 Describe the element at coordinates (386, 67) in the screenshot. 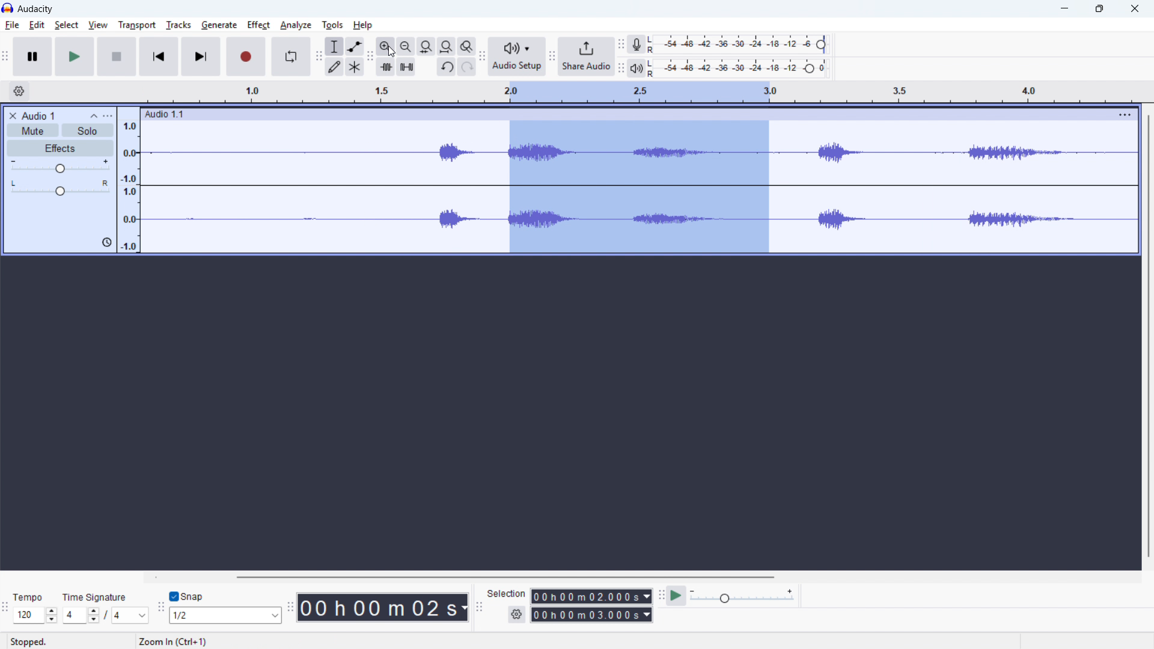

I see `Trim audio outside selection` at that location.